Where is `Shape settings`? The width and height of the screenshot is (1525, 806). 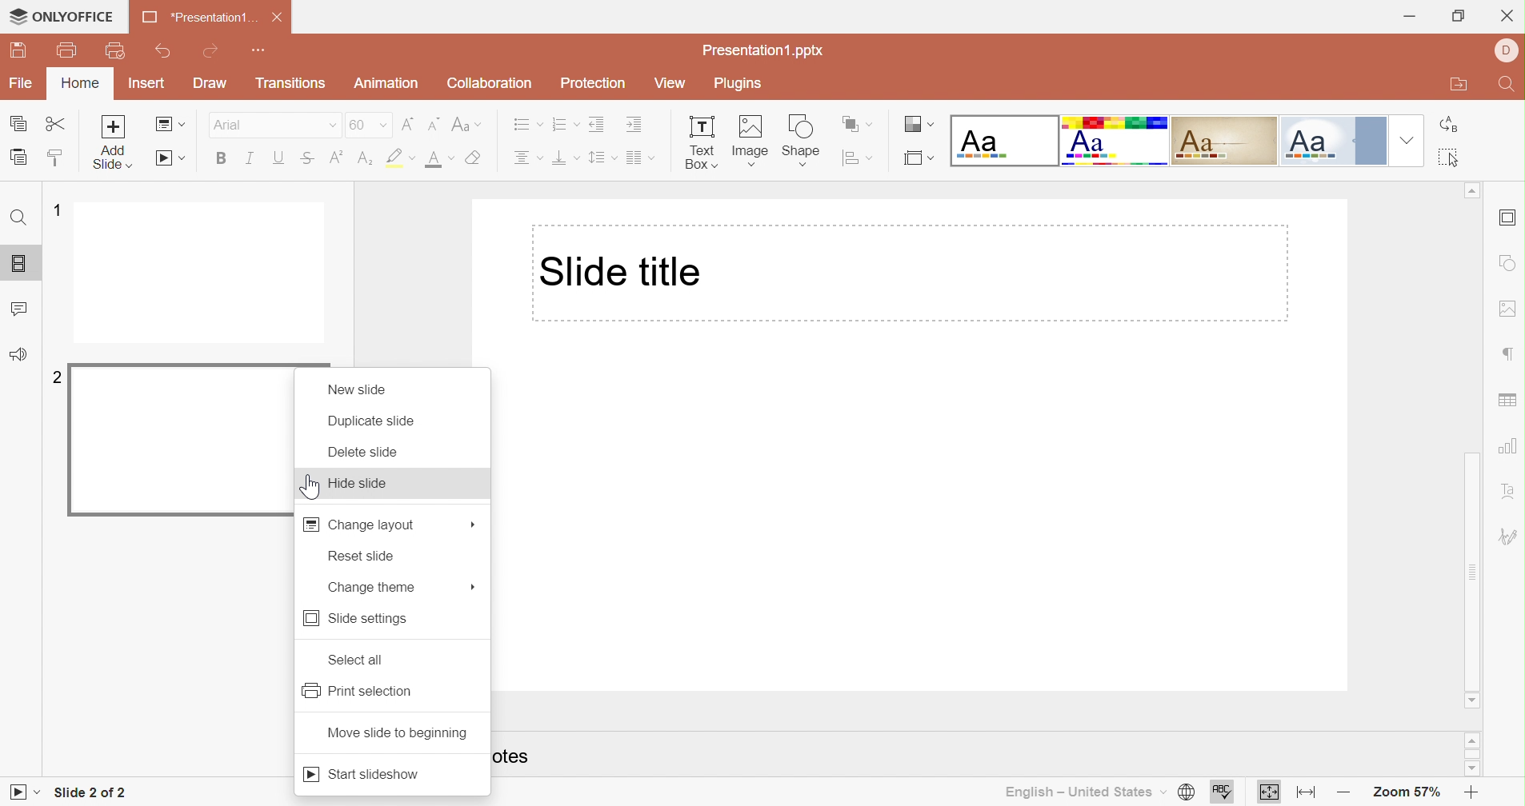 Shape settings is located at coordinates (1508, 261).